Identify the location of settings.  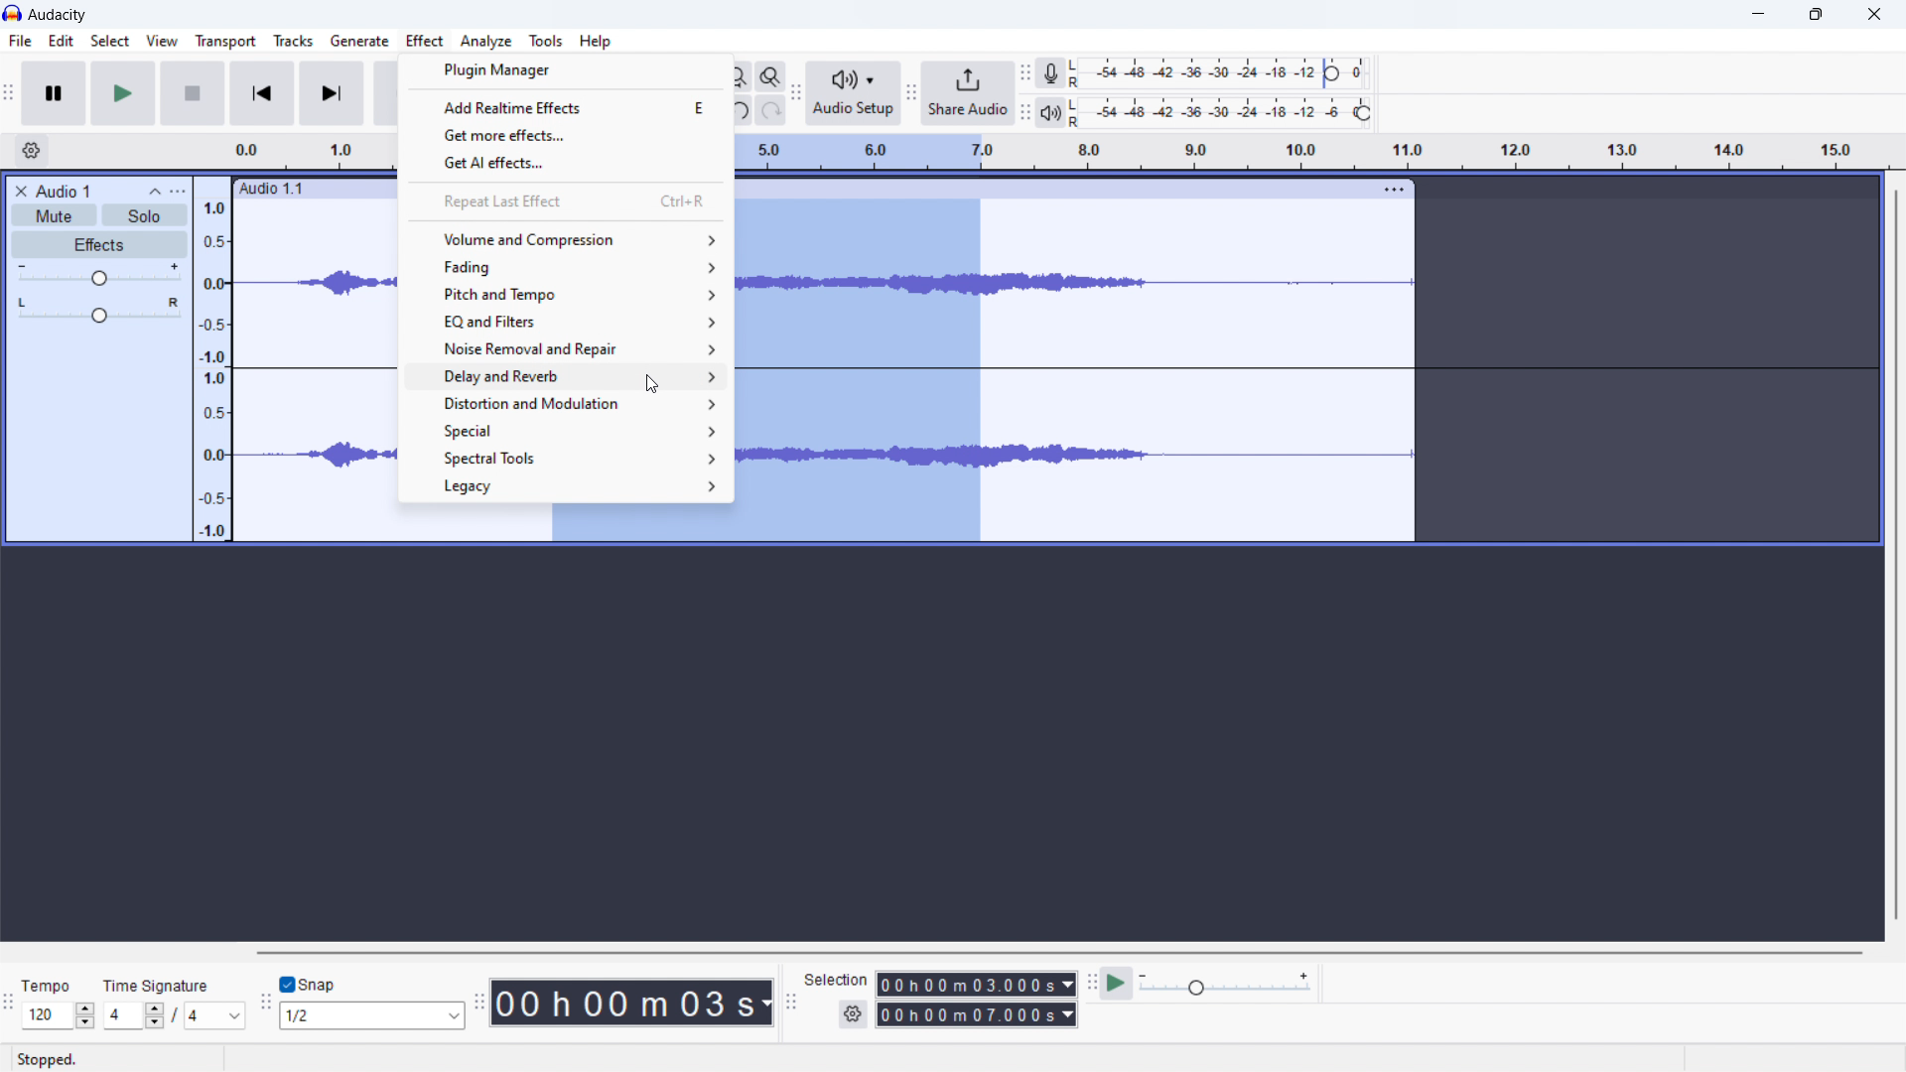
(852, 1015).